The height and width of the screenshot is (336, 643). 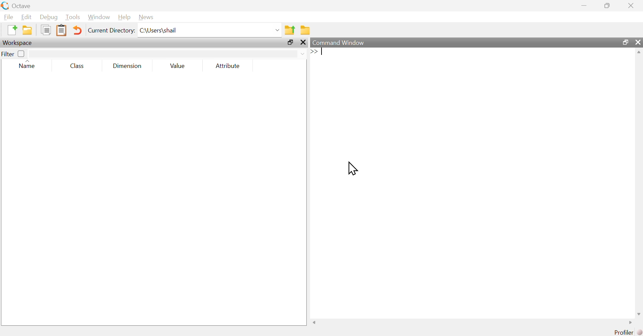 I want to click on Value, so click(x=178, y=67).